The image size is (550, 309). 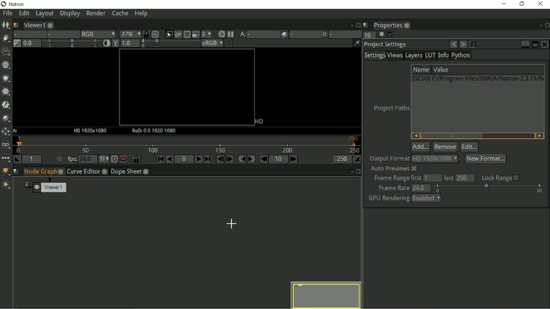 I want to click on Render, so click(x=97, y=14).